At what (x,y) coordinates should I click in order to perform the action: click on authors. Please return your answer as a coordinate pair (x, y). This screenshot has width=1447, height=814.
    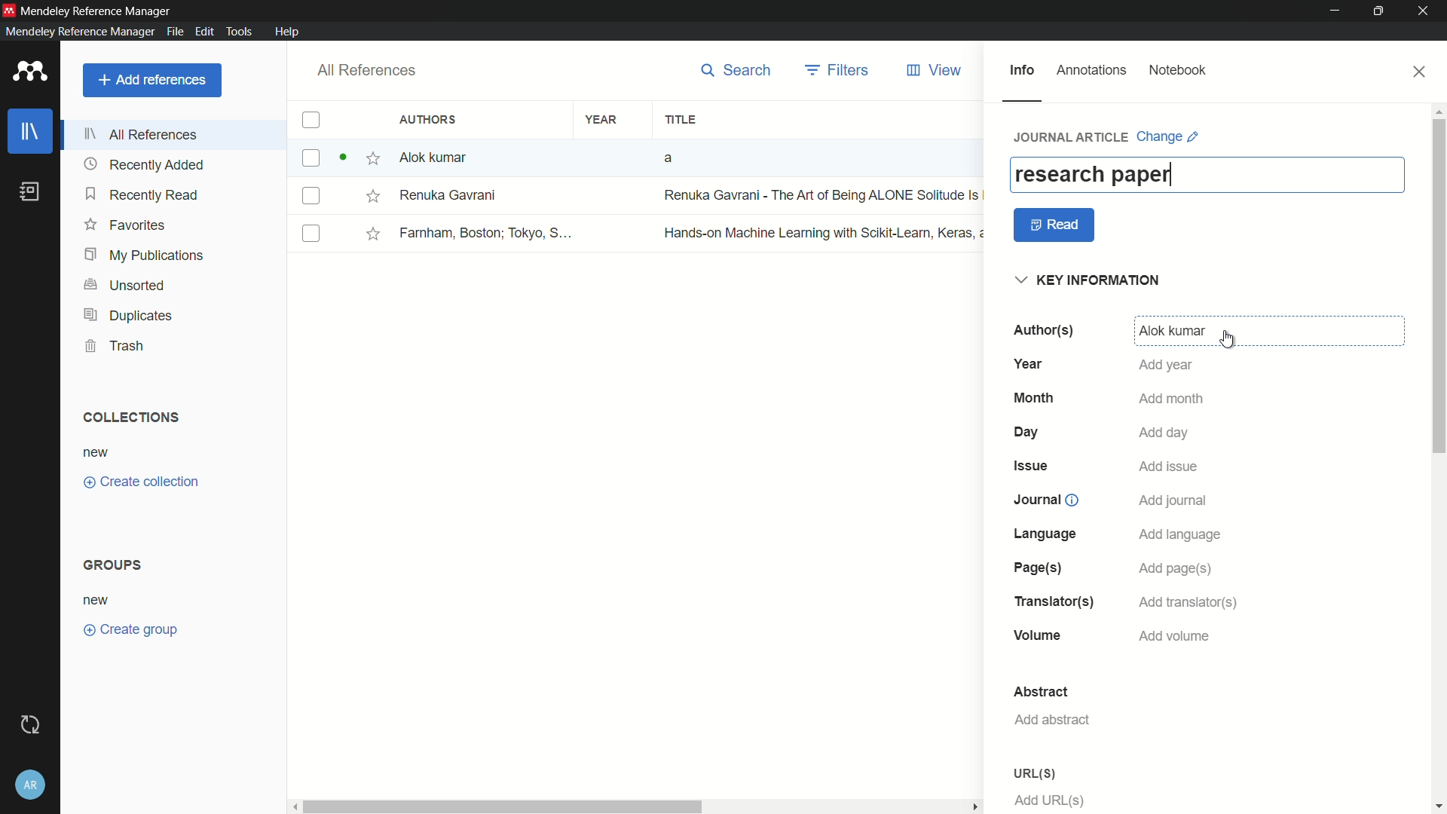
    Looking at the image, I should click on (430, 119).